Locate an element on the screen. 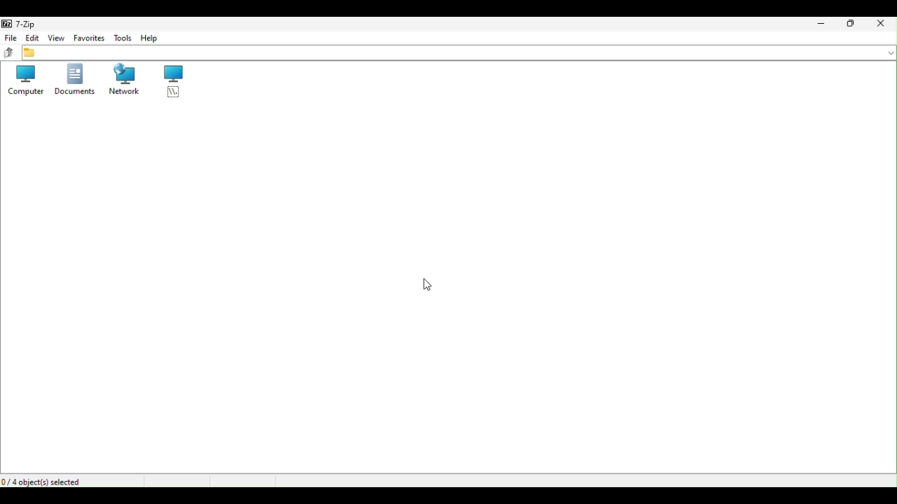 This screenshot has width=897, height=504. File address bar is located at coordinates (459, 52).